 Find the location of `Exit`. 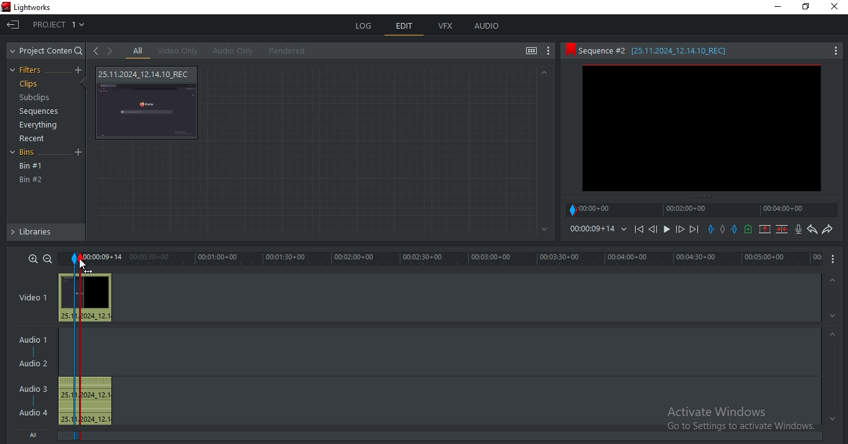

Exit is located at coordinates (13, 24).